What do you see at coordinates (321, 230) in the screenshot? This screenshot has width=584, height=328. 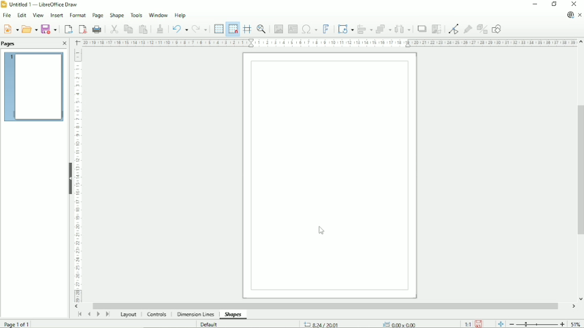 I see `Cursor` at bounding box center [321, 230].